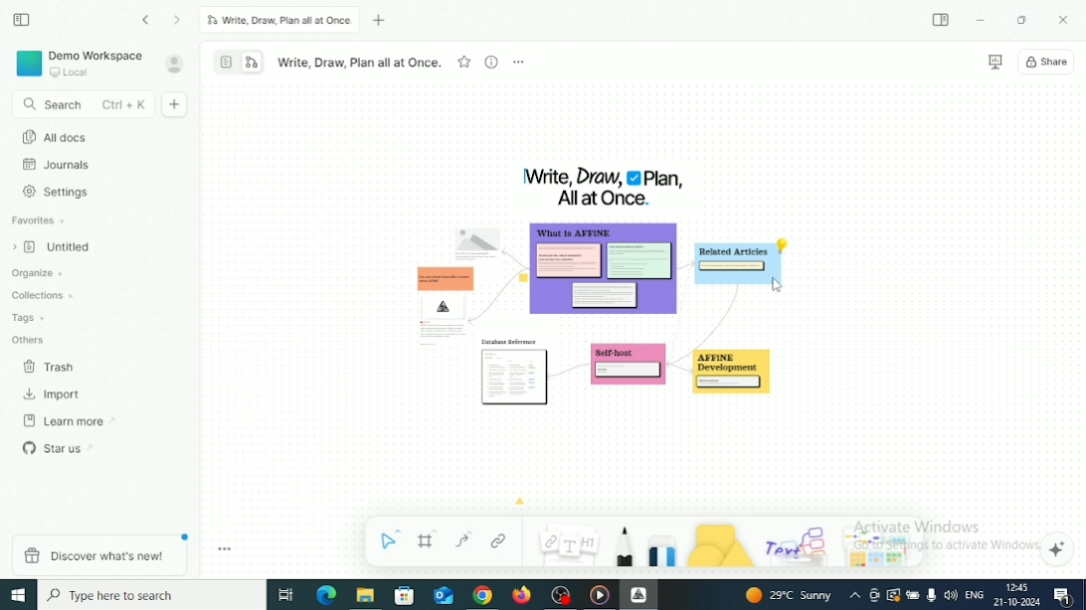  What do you see at coordinates (359, 63) in the screenshot?
I see `Write, Draw, Plan all at Once` at bounding box center [359, 63].